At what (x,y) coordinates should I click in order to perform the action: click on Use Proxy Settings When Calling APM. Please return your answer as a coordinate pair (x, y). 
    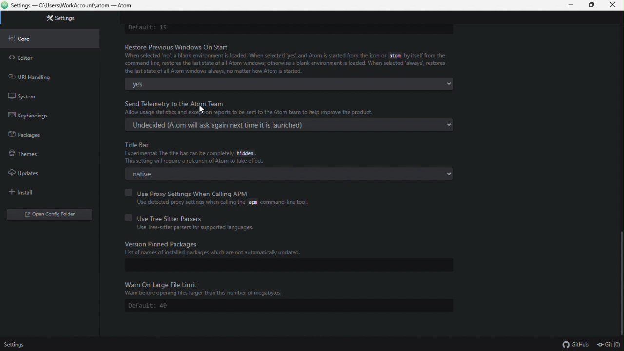
    Looking at the image, I should click on (188, 192).